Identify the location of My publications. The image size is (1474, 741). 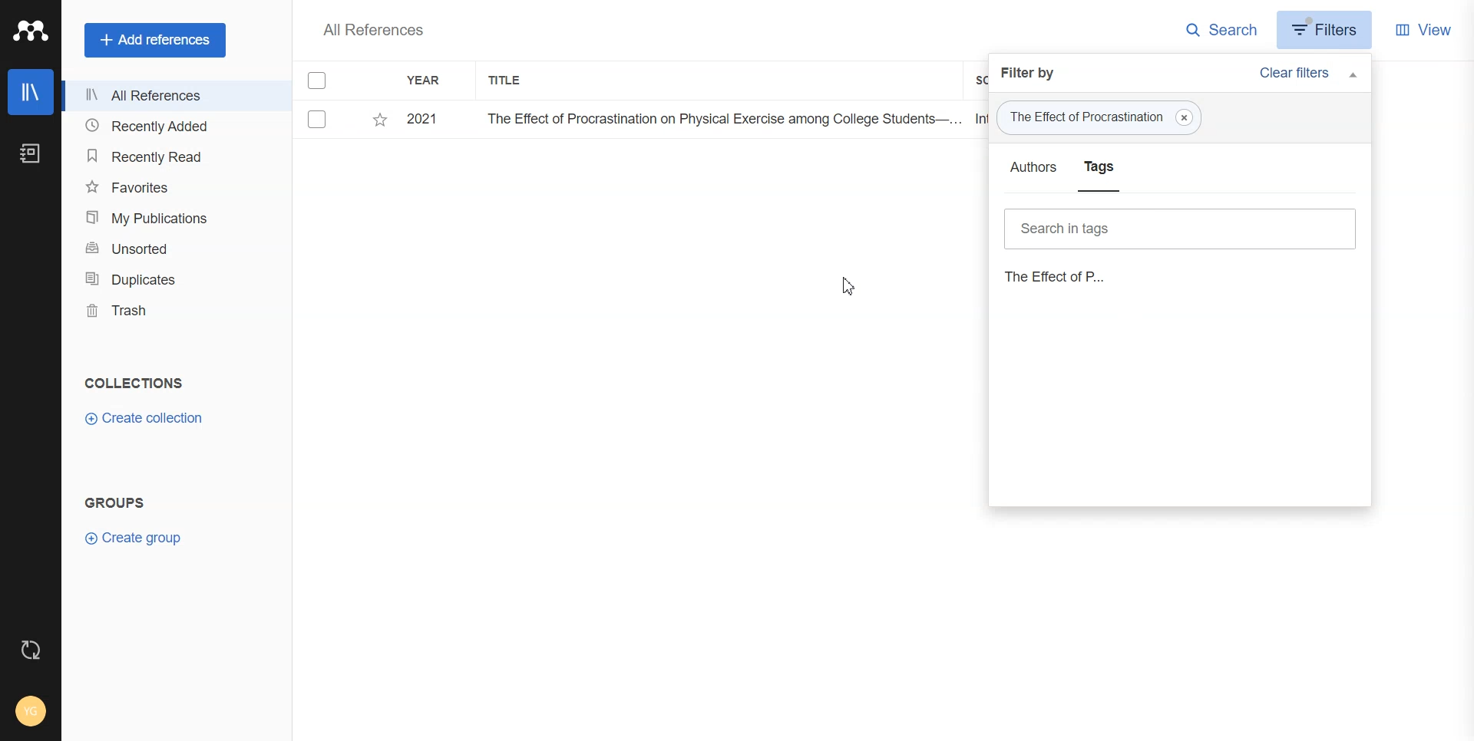
(167, 219).